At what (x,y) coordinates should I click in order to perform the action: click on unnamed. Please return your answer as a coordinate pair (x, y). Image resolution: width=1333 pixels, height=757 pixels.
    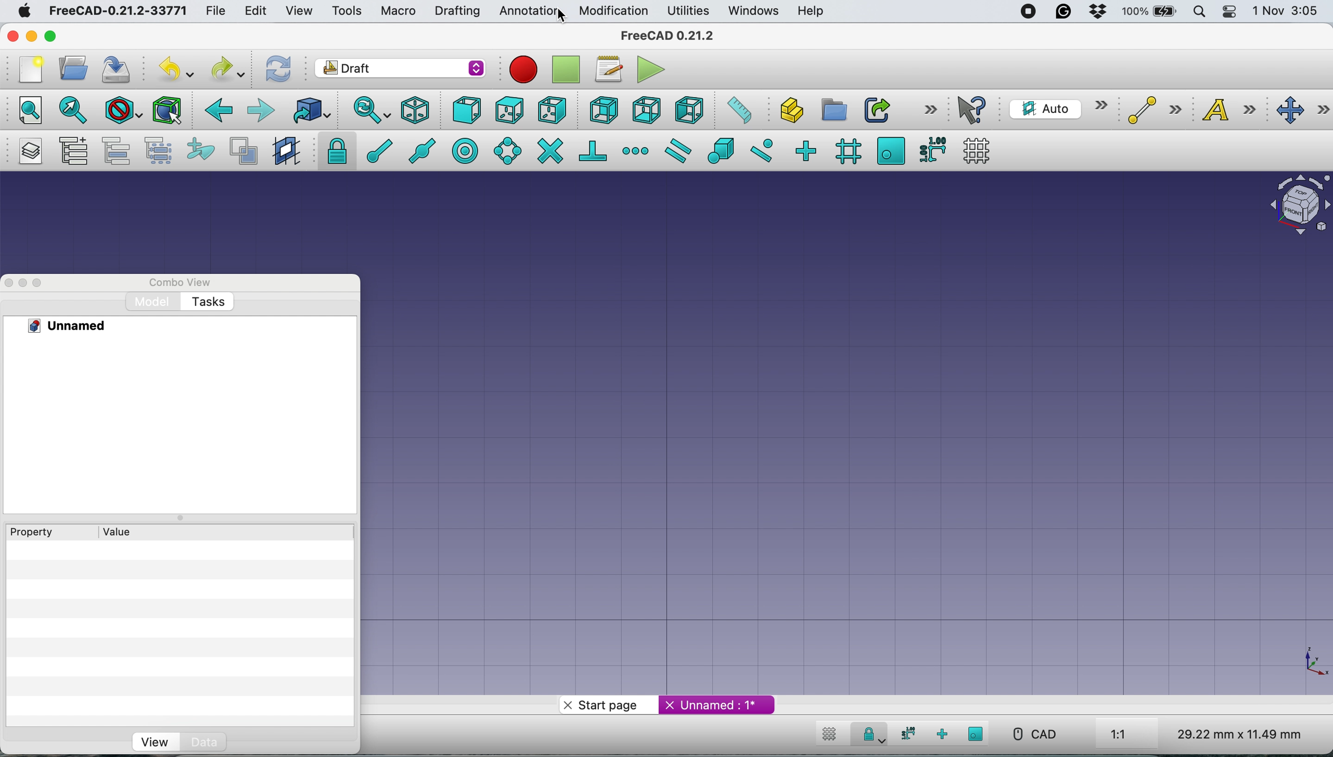
    Looking at the image, I should click on (715, 705).